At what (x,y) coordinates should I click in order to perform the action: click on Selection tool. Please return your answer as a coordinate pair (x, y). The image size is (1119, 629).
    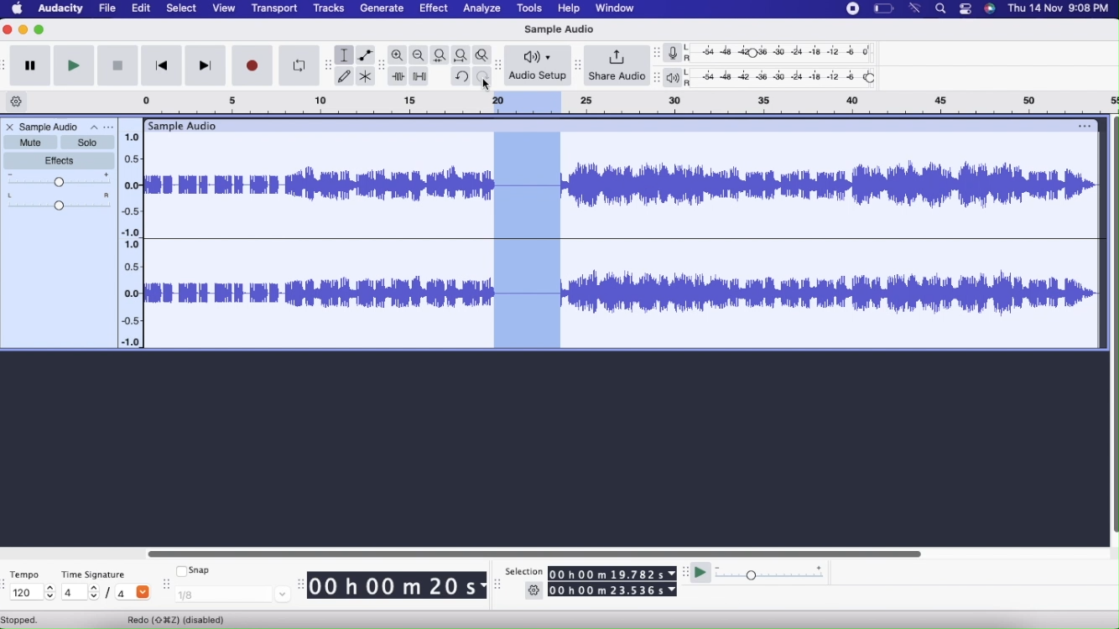
    Looking at the image, I should click on (343, 55).